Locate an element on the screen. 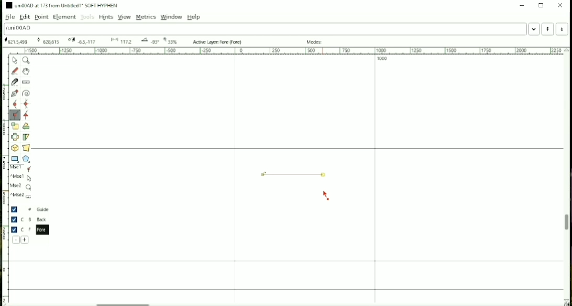  Back is located at coordinates (30, 219).